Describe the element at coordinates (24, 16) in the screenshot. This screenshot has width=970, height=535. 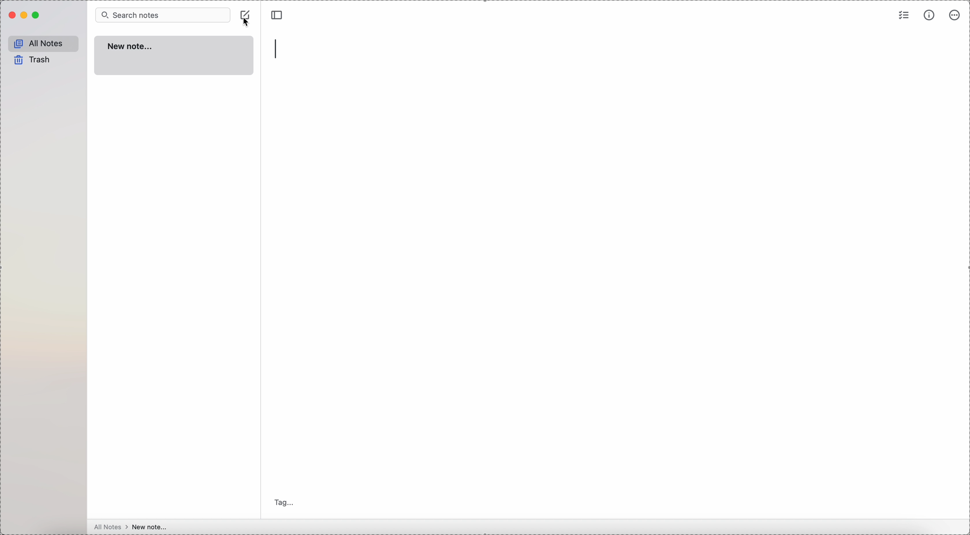
I see `minimize Simplenote` at that location.